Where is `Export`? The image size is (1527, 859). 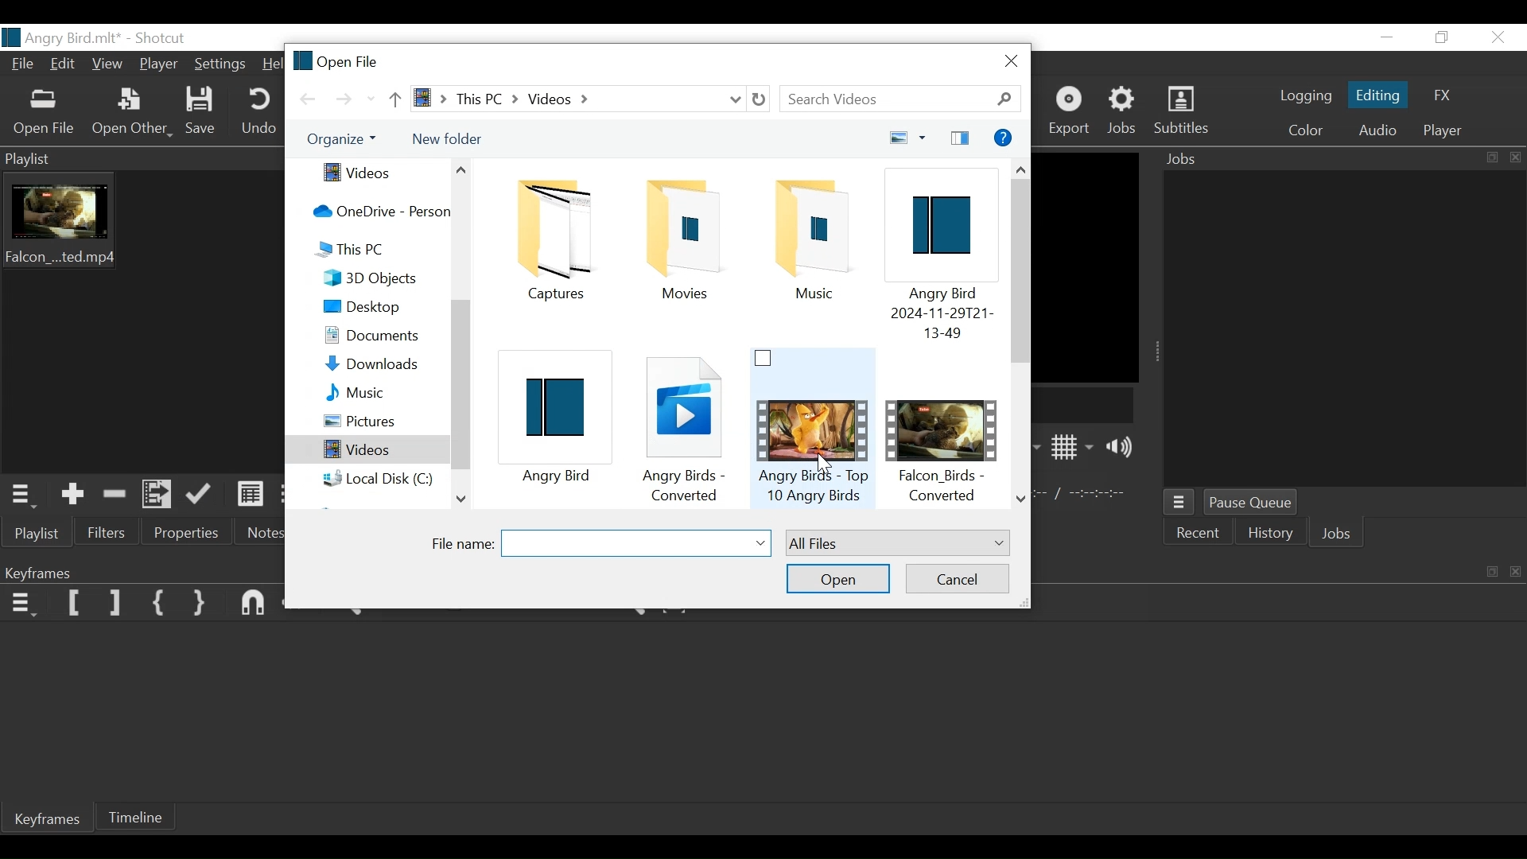 Export is located at coordinates (1074, 112).